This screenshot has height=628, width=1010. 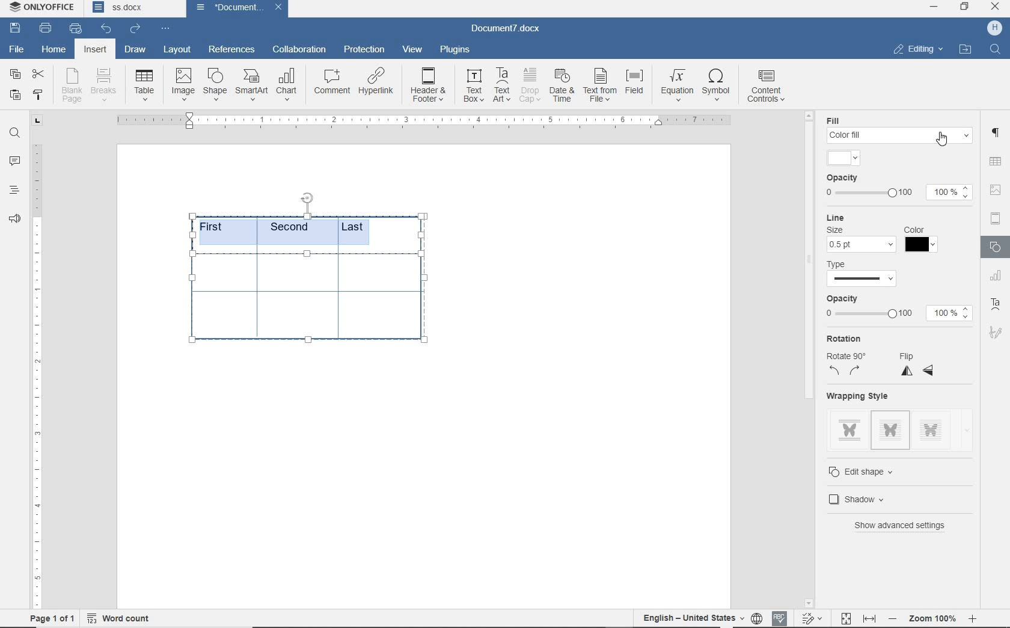 I want to click on collaboration, so click(x=301, y=50).